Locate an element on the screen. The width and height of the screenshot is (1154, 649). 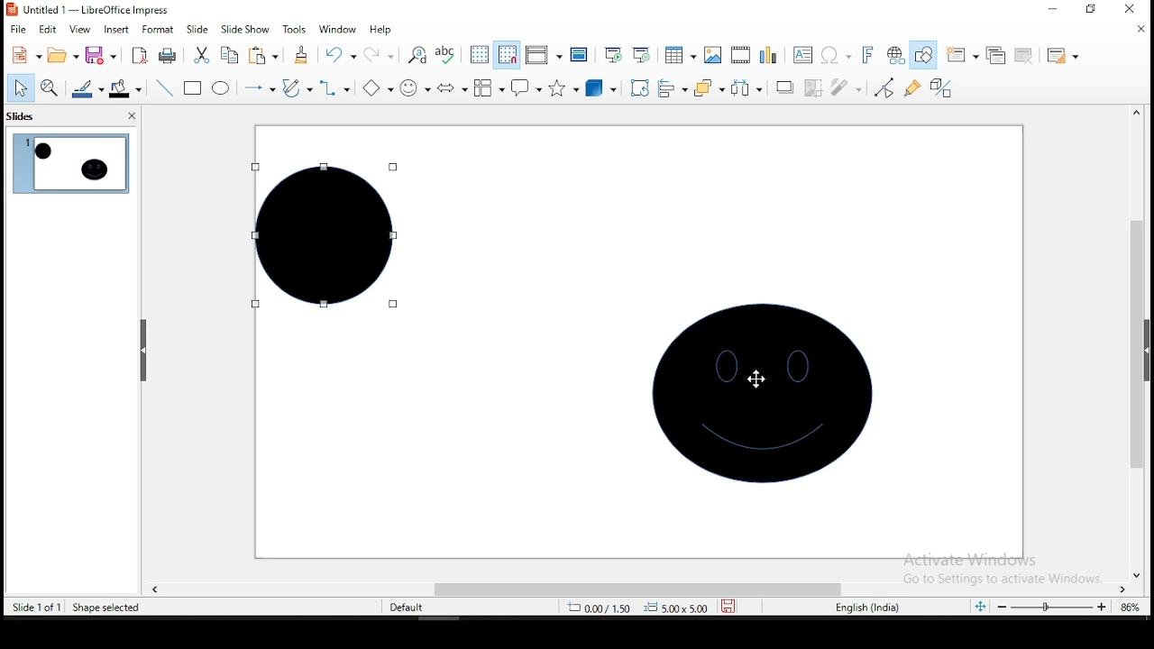
zoom level is located at coordinates (1128, 607).